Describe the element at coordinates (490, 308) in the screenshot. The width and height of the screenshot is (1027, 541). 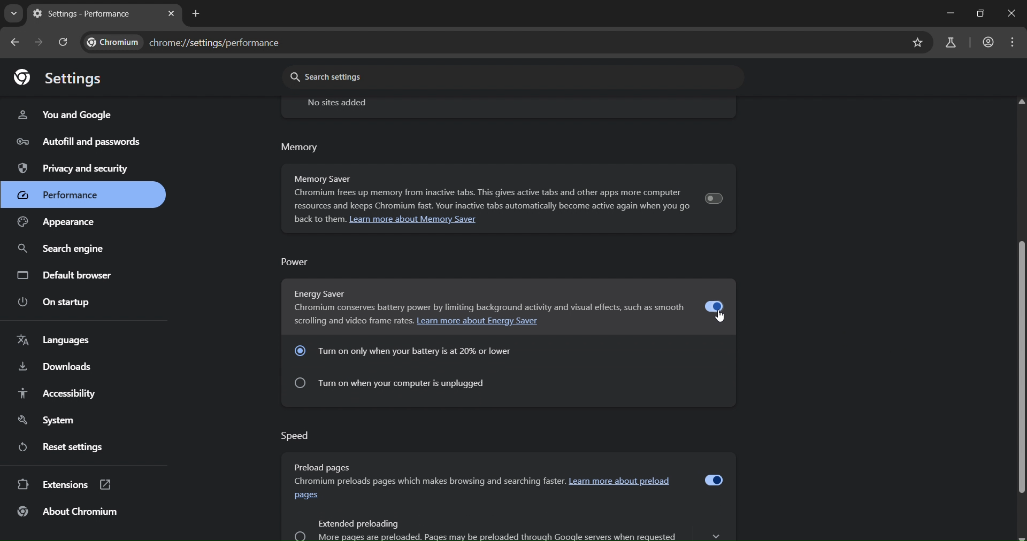
I see `scrolling and video frame rates. Learn more about Energy Saver` at that location.